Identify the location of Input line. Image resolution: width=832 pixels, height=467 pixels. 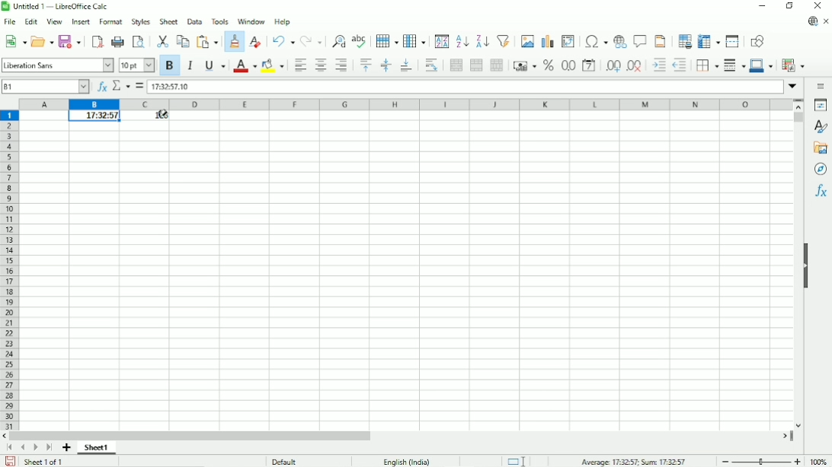
(465, 87).